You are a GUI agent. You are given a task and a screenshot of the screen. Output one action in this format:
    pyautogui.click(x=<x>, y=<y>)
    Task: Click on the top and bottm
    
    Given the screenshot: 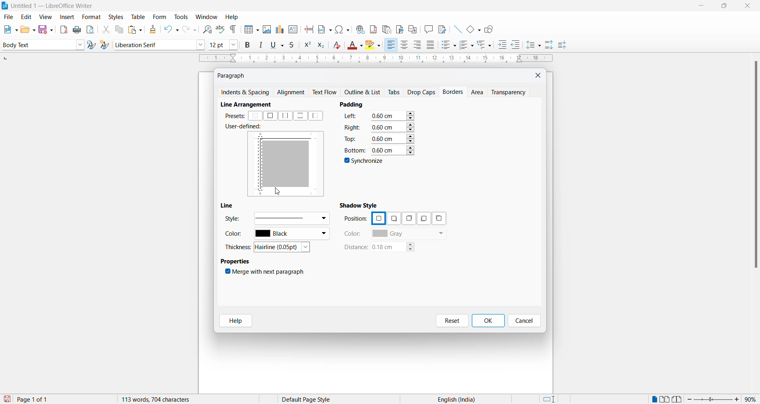 What is the action you would take?
    pyautogui.click(x=300, y=116)
    